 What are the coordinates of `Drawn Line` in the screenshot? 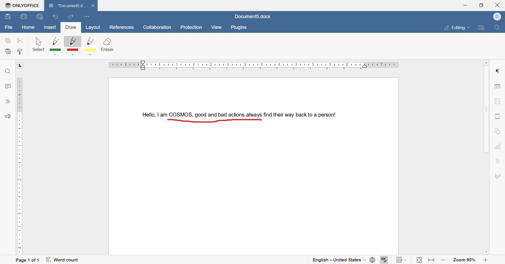 It's located at (213, 120).